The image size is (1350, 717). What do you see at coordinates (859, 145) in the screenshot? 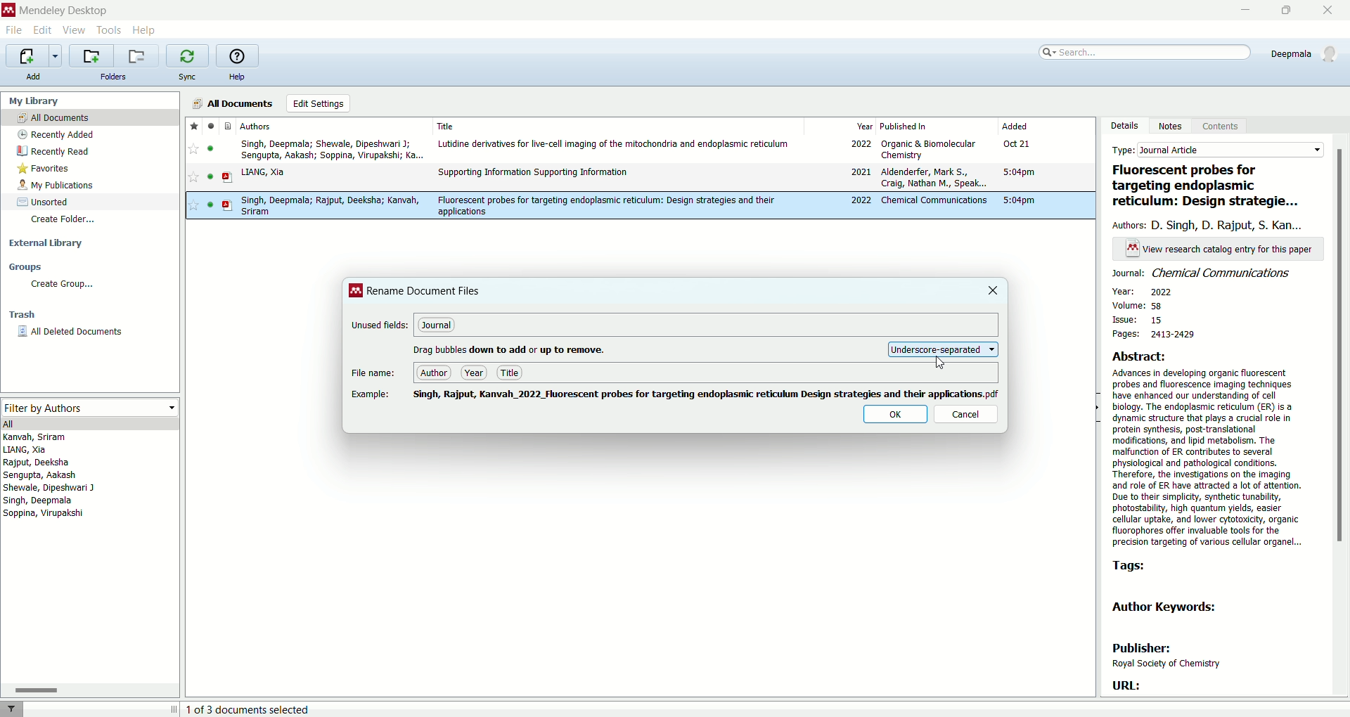
I see `2022` at bounding box center [859, 145].